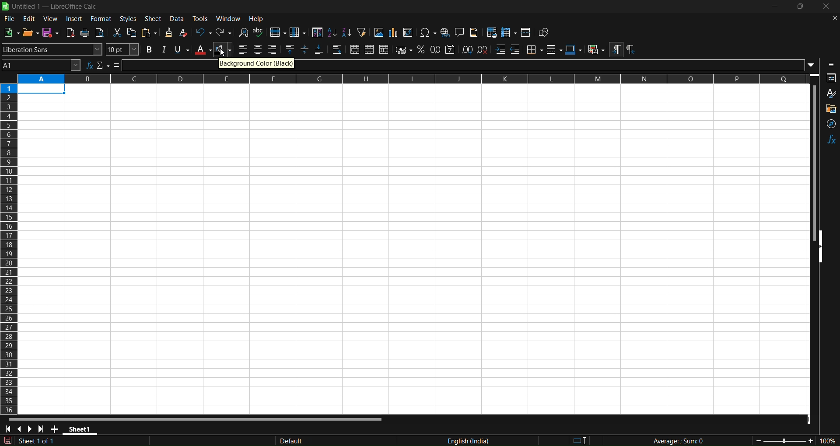 The height and width of the screenshot is (446, 840). What do you see at coordinates (450, 50) in the screenshot?
I see `format as date` at bounding box center [450, 50].